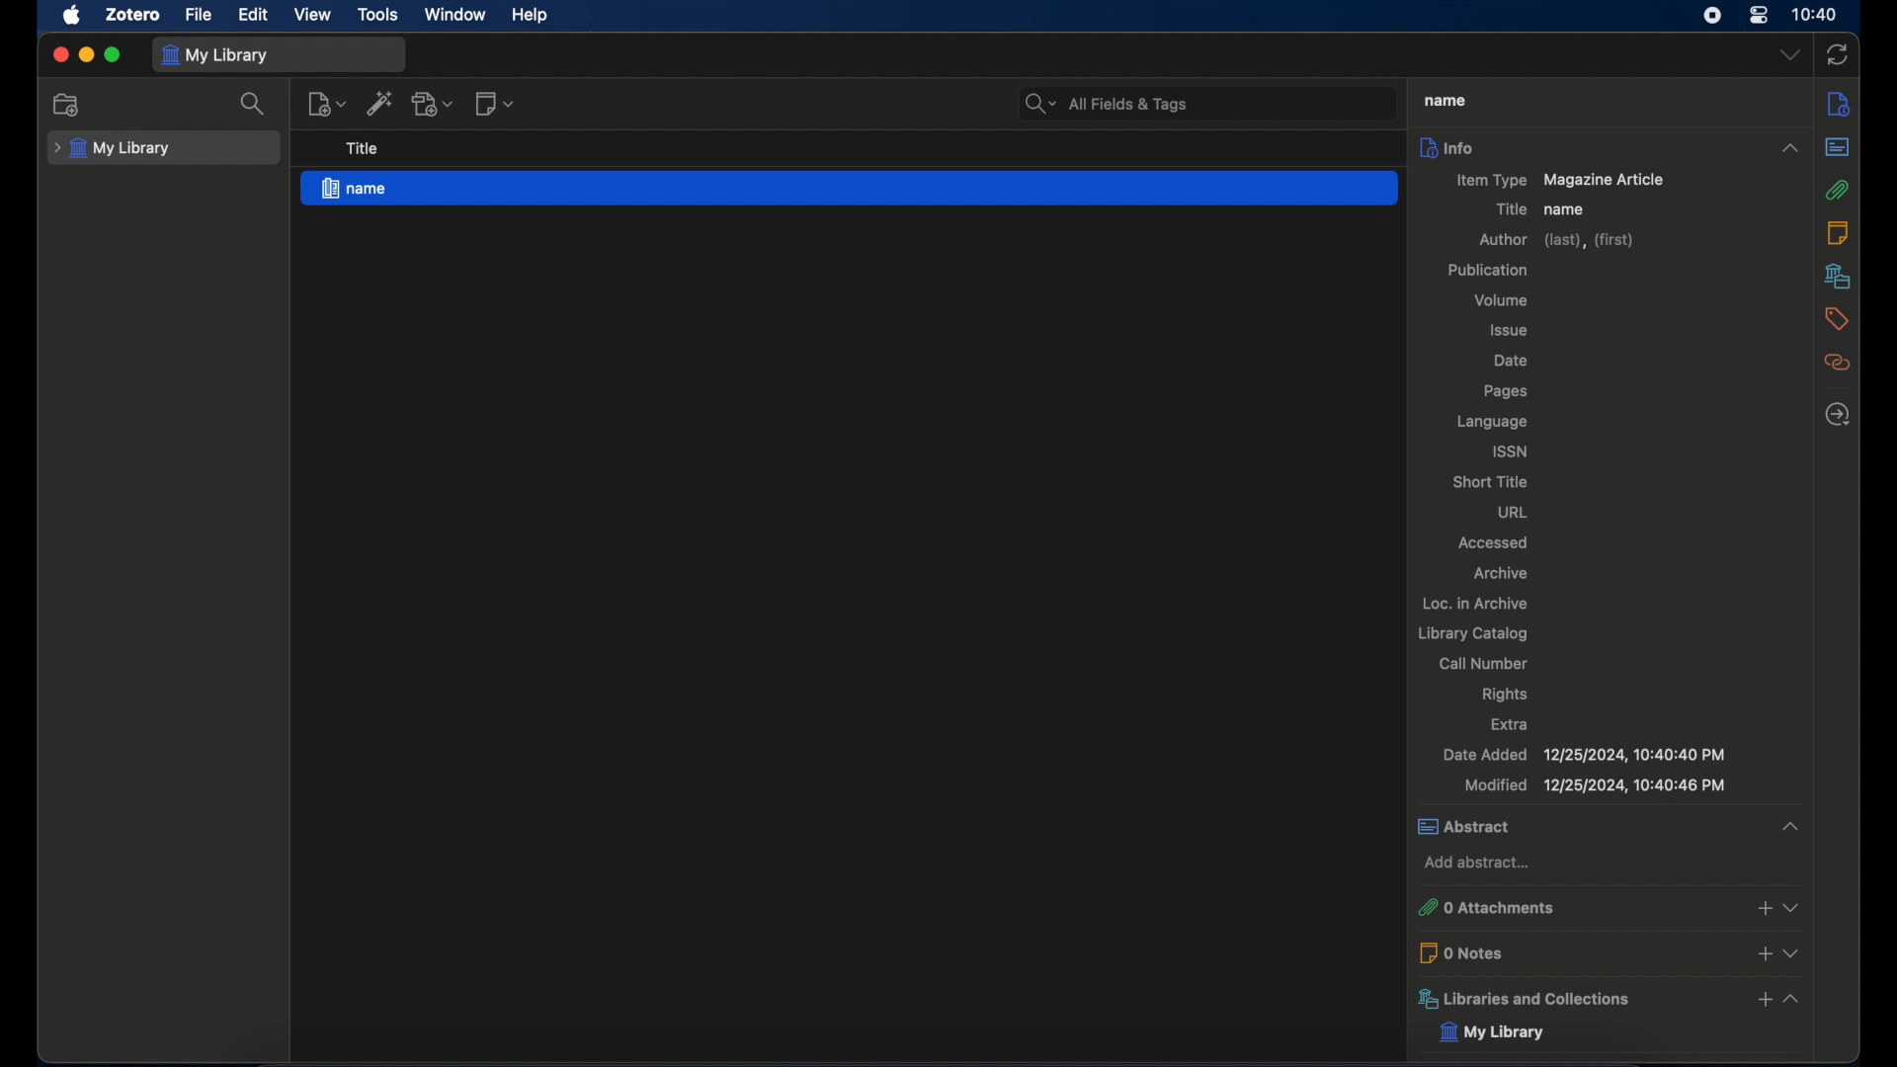  What do you see at coordinates (1834, 276) in the screenshot?
I see `libraries` at bounding box center [1834, 276].